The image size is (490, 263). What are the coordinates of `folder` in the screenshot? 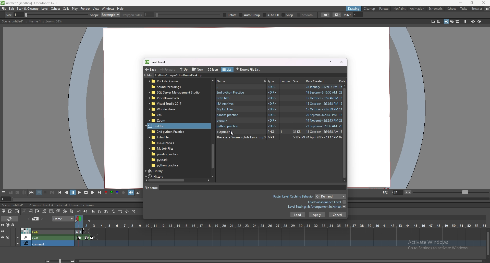 It's located at (175, 93).